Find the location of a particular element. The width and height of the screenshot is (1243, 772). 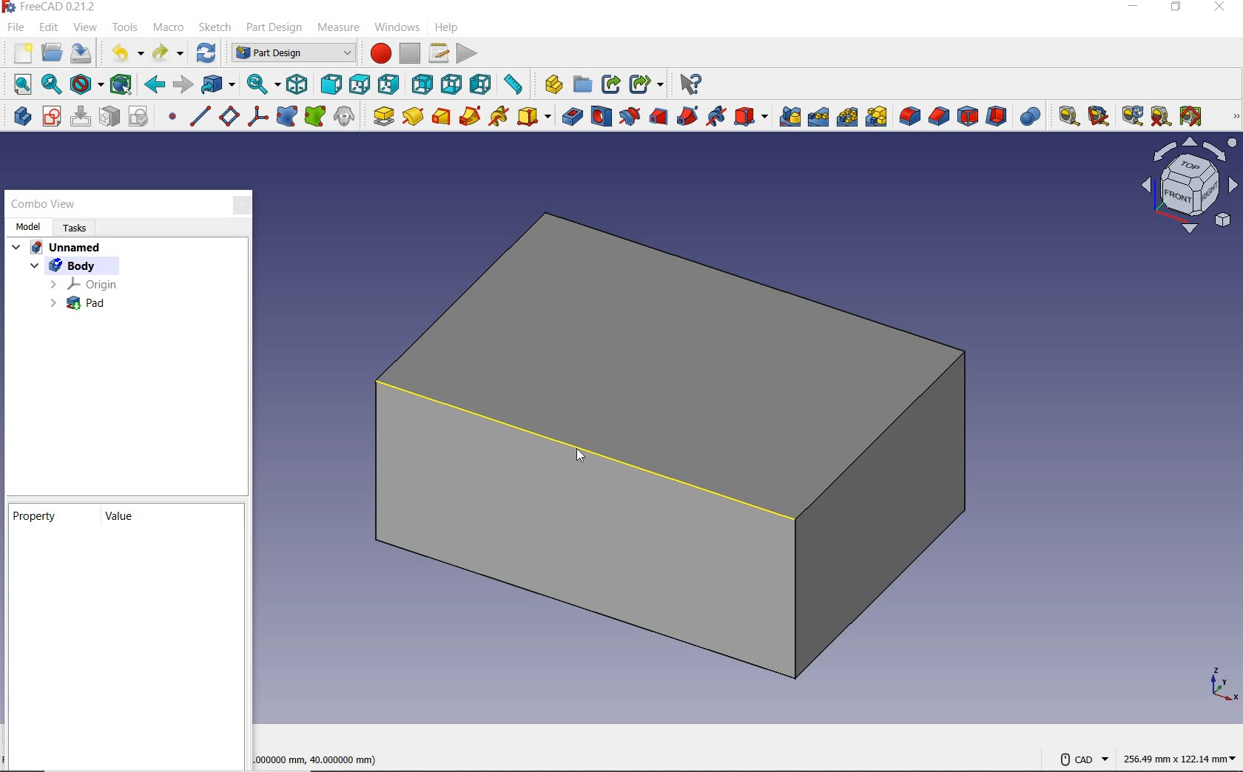

tools is located at coordinates (127, 27).